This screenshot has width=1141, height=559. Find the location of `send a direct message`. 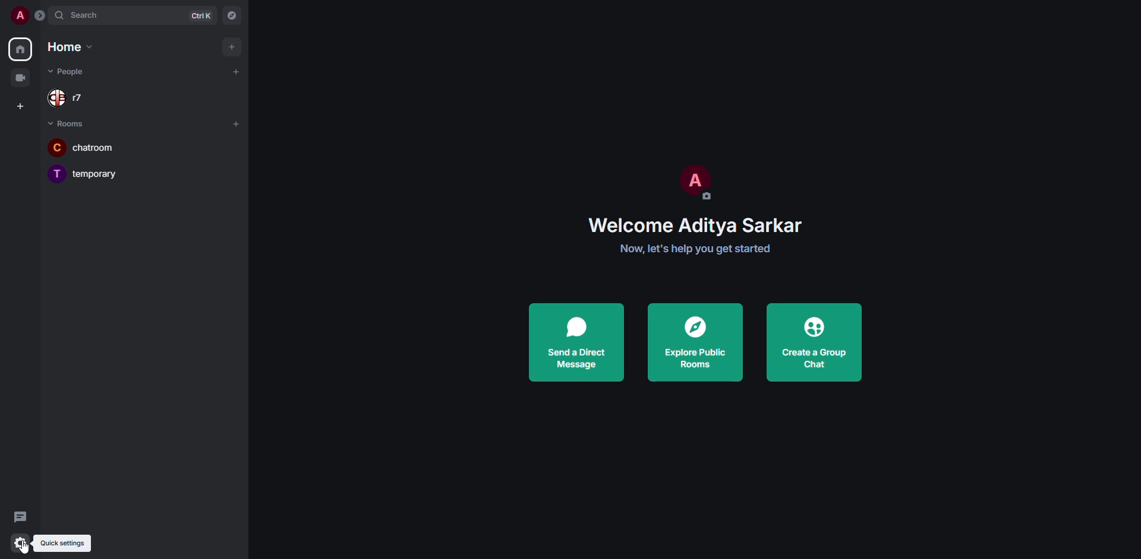

send a direct message is located at coordinates (576, 341).